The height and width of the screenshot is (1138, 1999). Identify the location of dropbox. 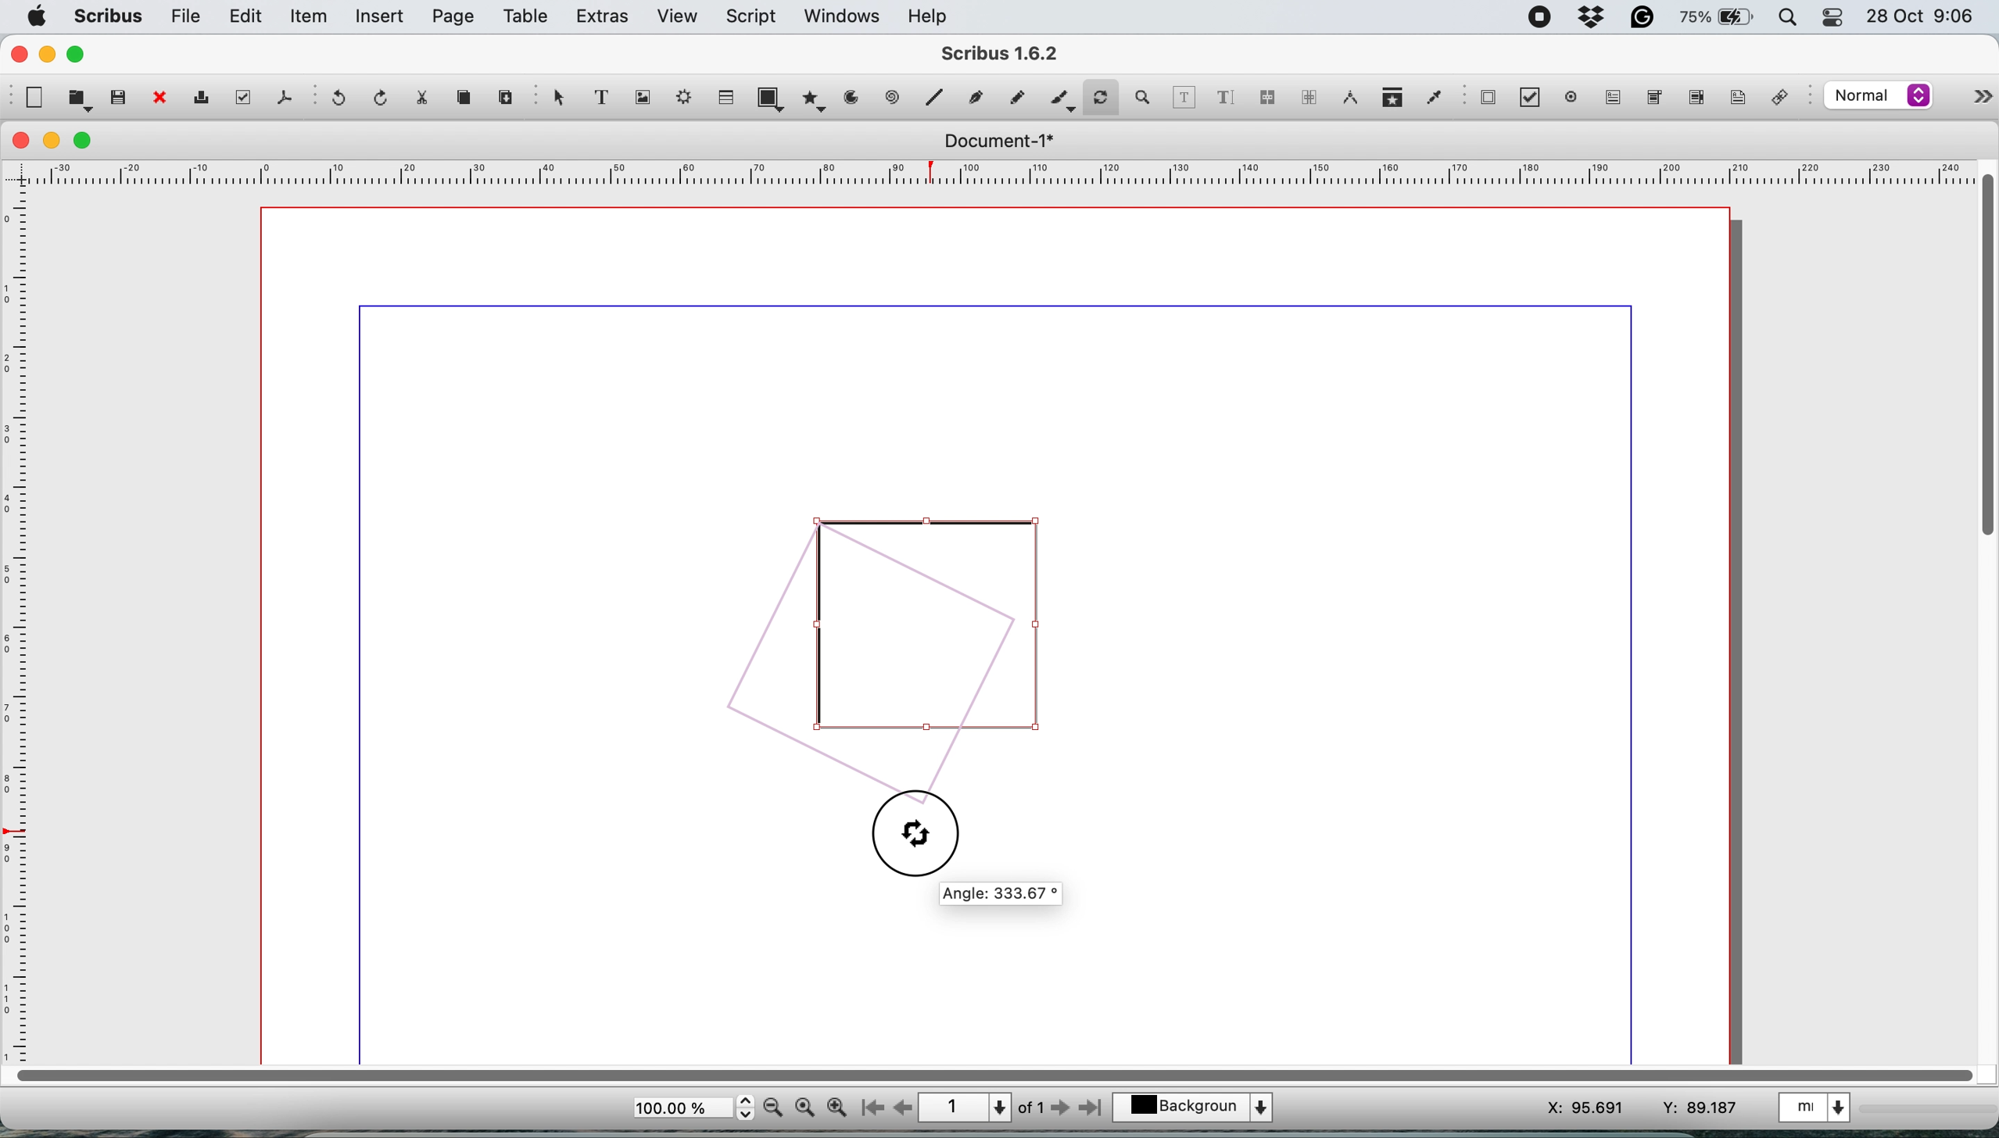
(1593, 18).